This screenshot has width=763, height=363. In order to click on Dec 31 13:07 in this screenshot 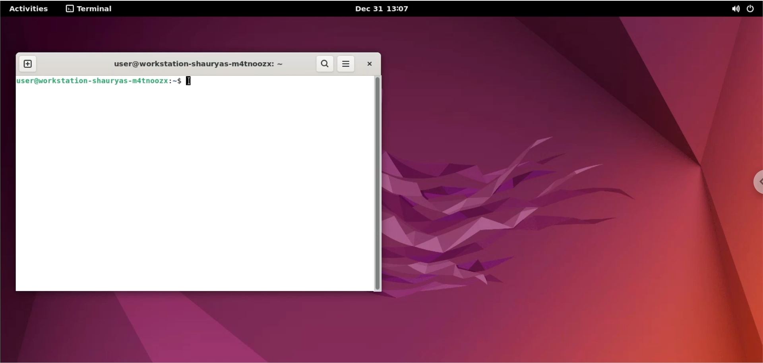, I will do `click(393, 10)`.